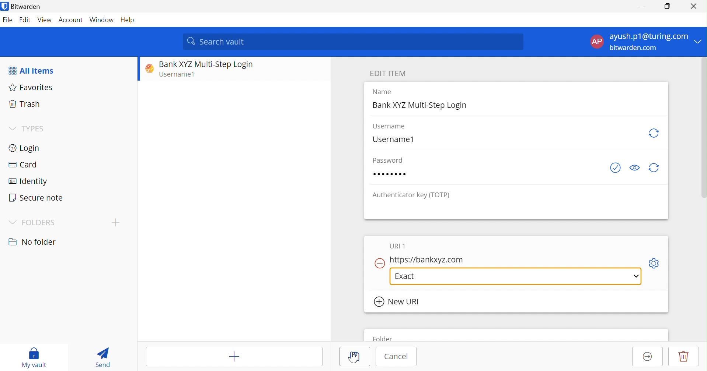 Image resolution: width=707 pixels, height=371 pixels. I want to click on Cancel, so click(396, 356).